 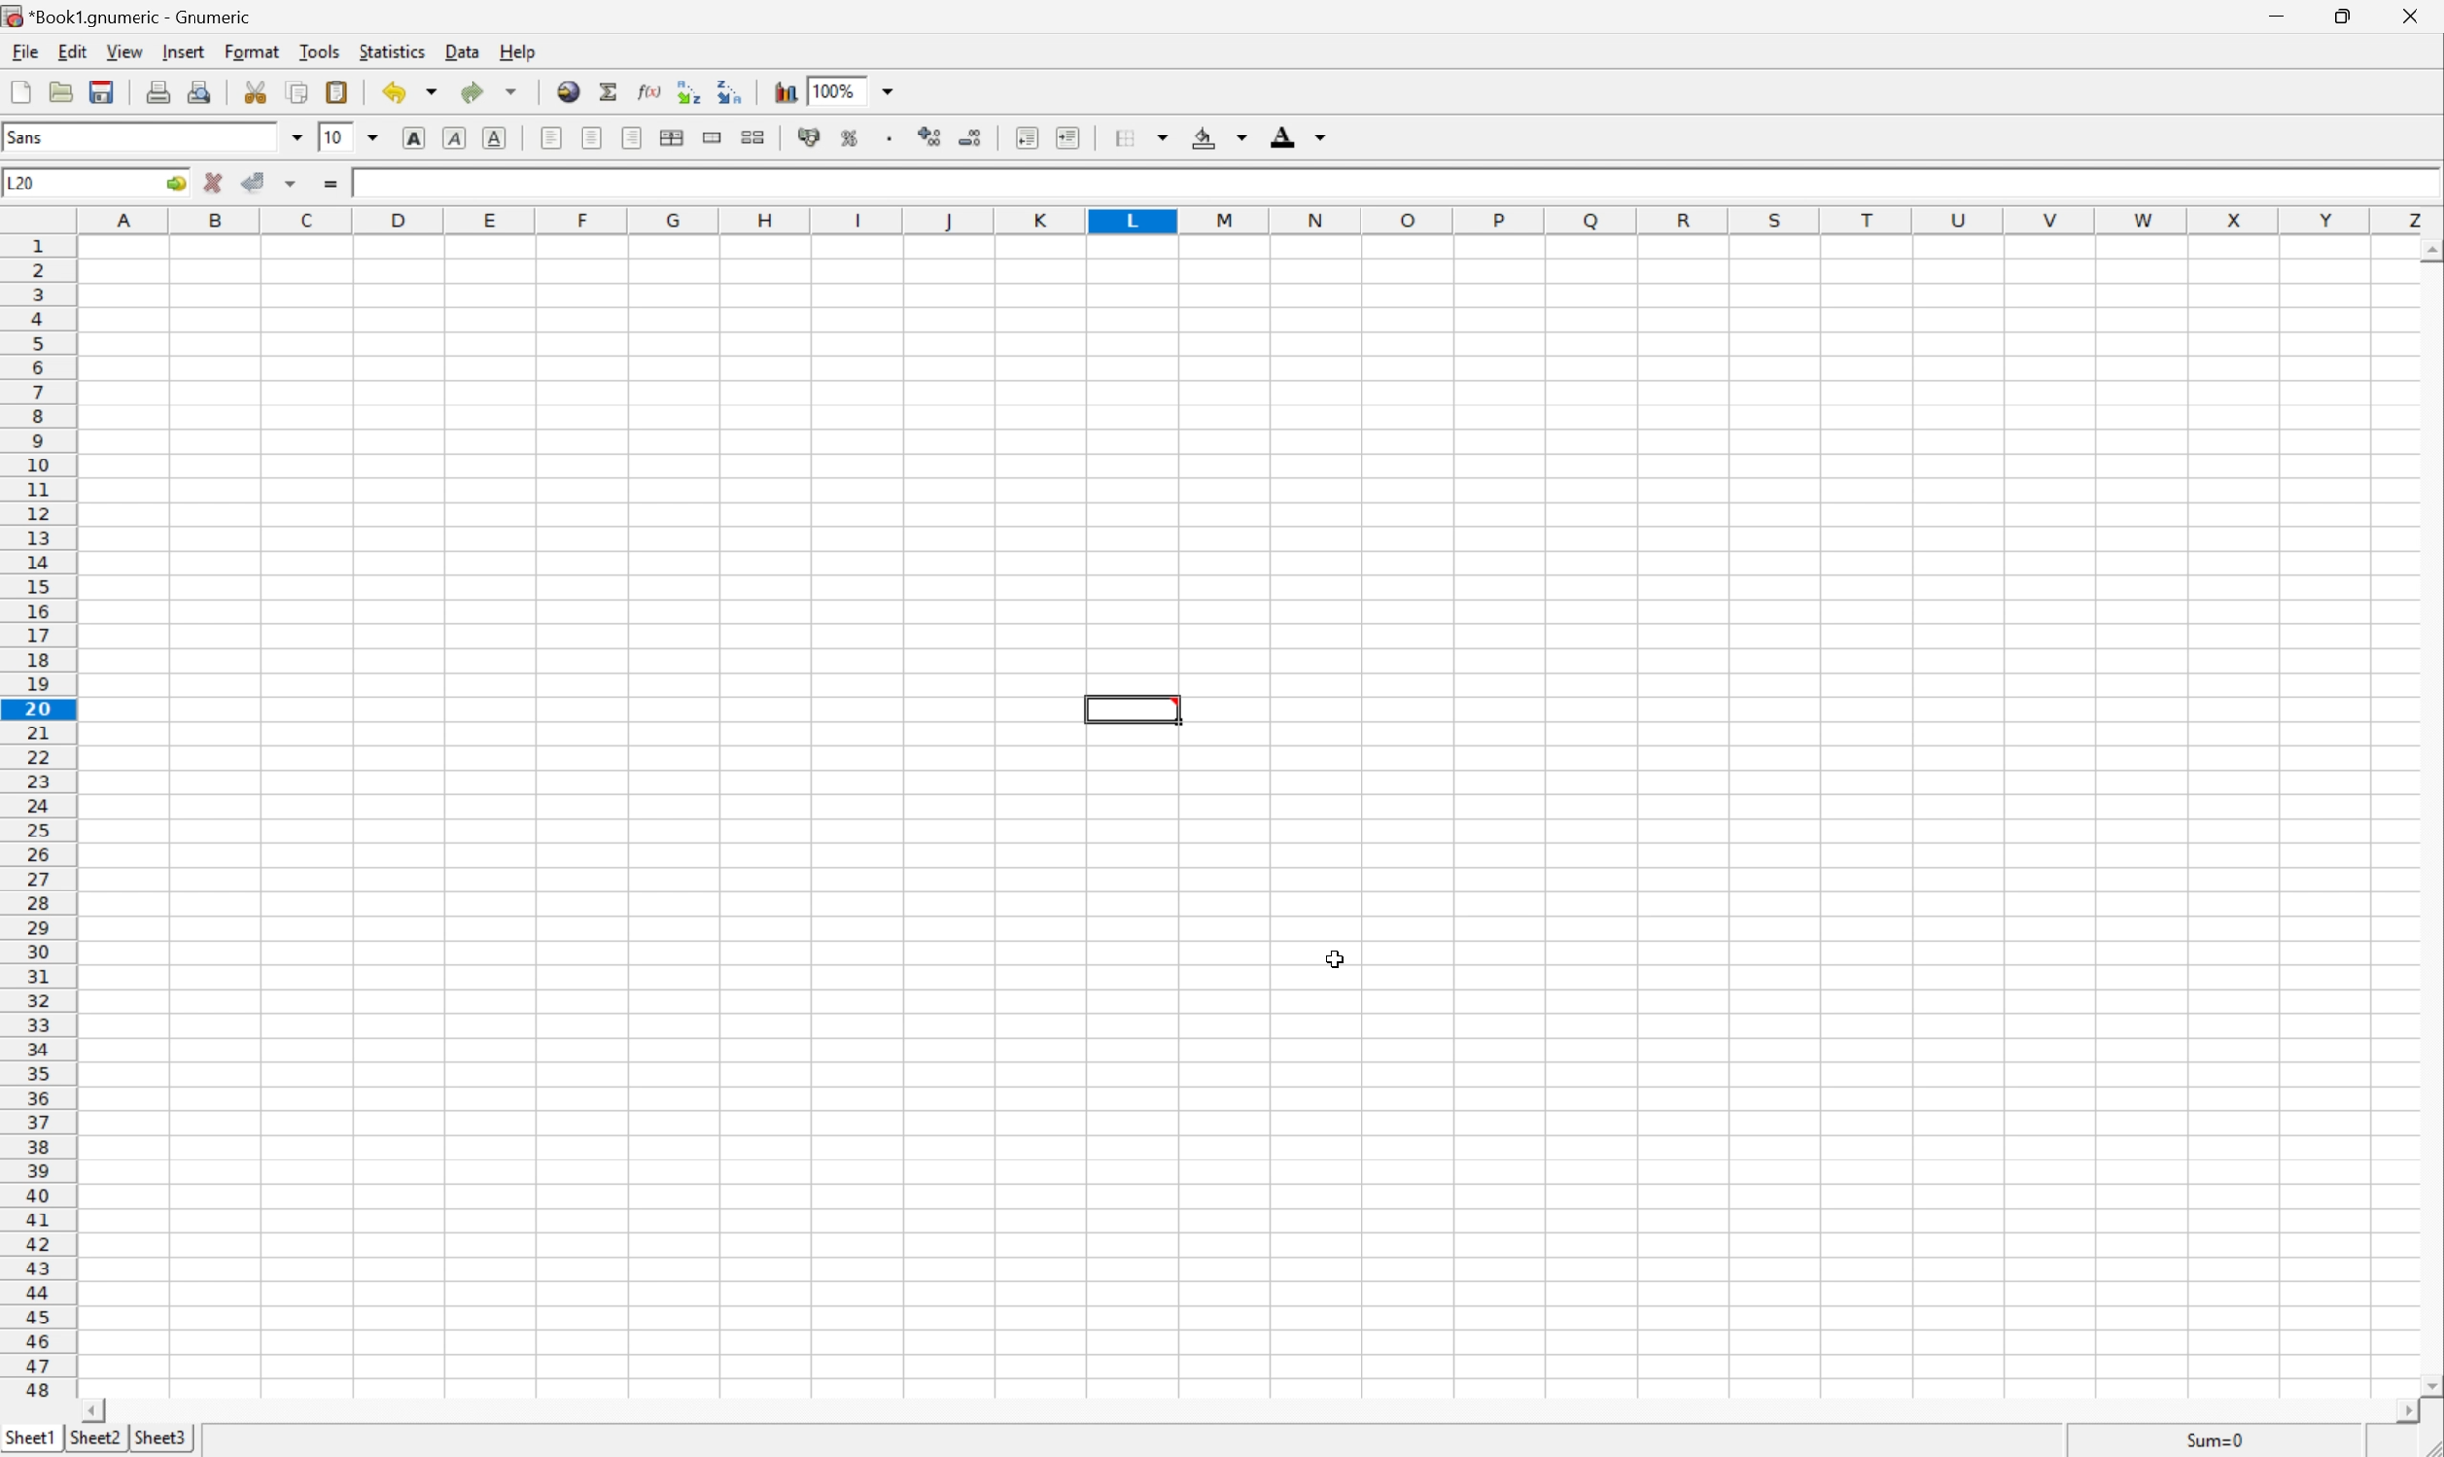 What do you see at coordinates (569, 91) in the screenshot?
I see `Insert a hyperlink` at bounding box center [569, 91].